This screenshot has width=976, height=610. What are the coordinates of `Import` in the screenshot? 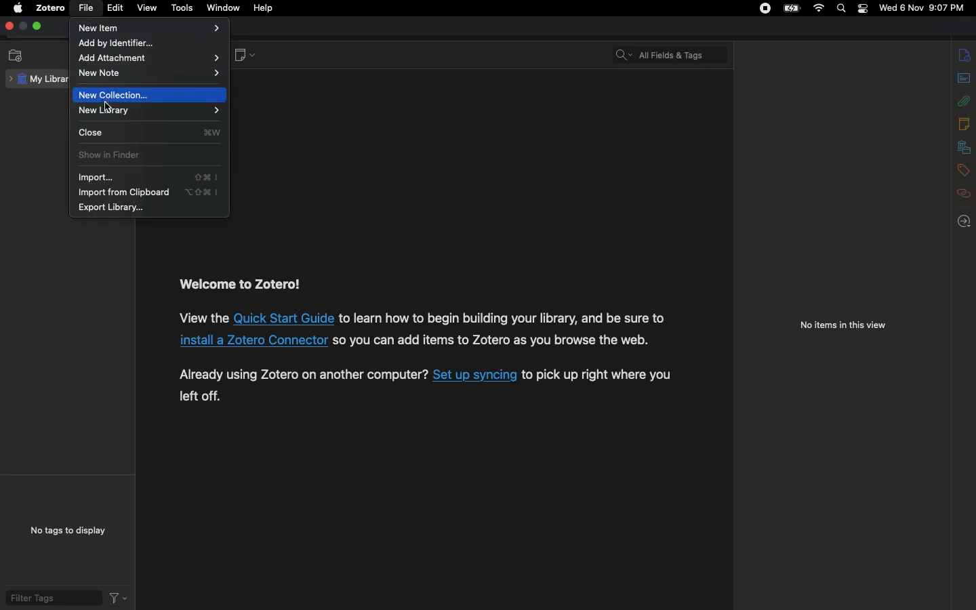 It's located at (146, 178).